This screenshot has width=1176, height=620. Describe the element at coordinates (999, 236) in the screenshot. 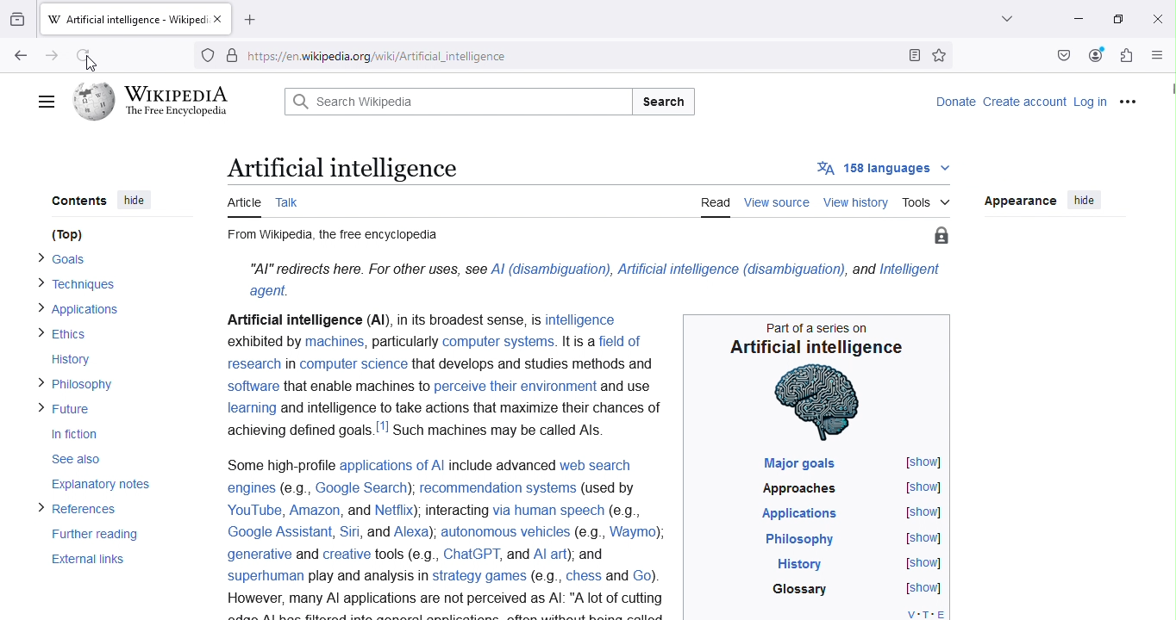

I see `Text` at that location.